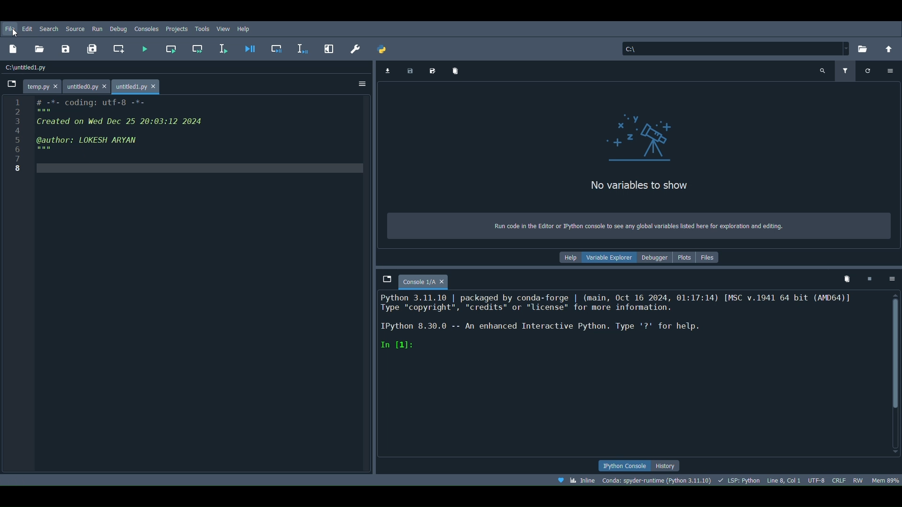 The width and height of the screenshot is (902, 507). I want to click on Help, so click(570, 257).